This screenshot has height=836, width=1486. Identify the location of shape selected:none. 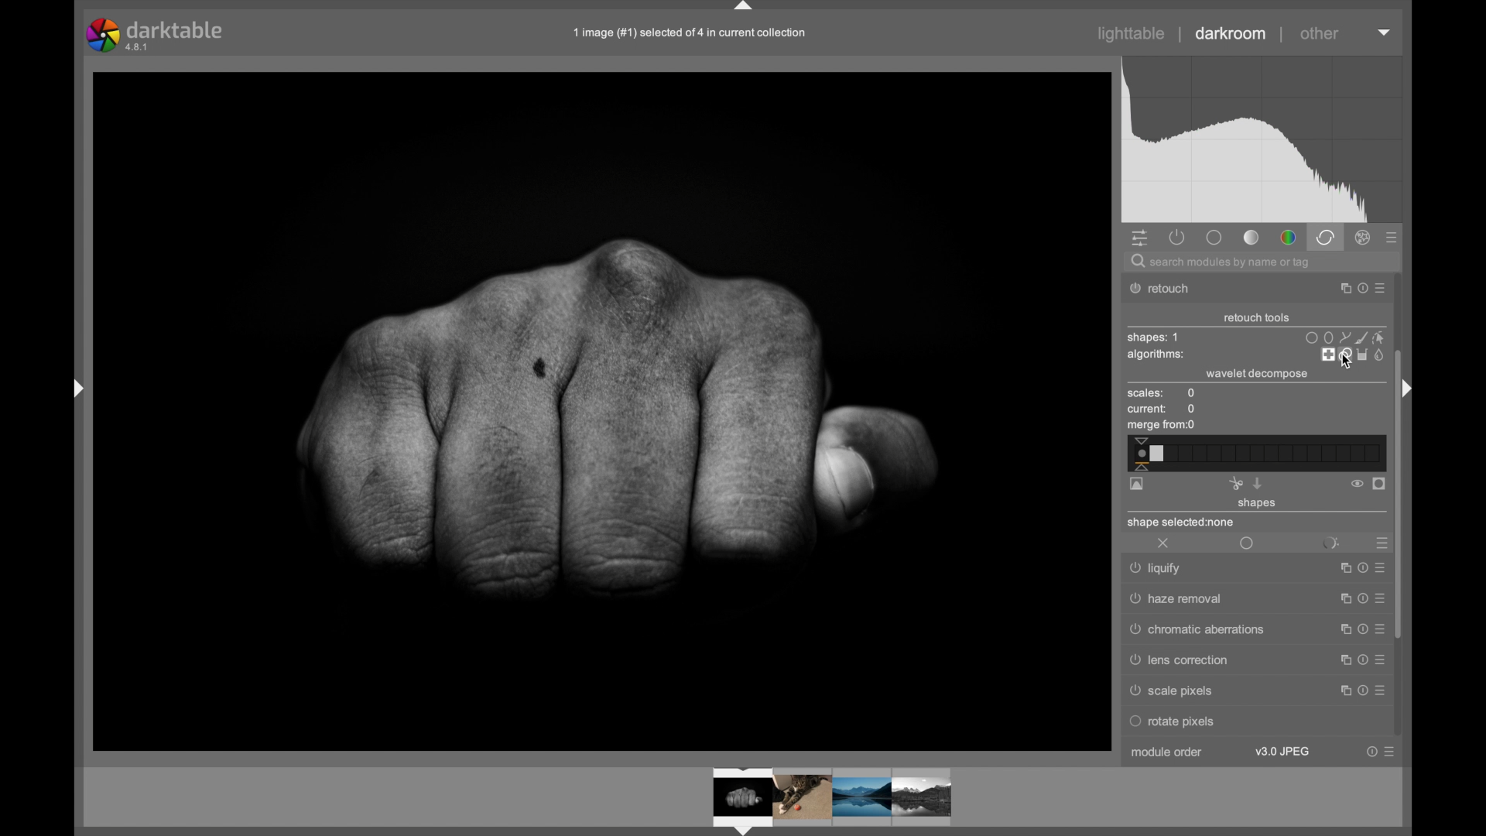
(1183, 523).